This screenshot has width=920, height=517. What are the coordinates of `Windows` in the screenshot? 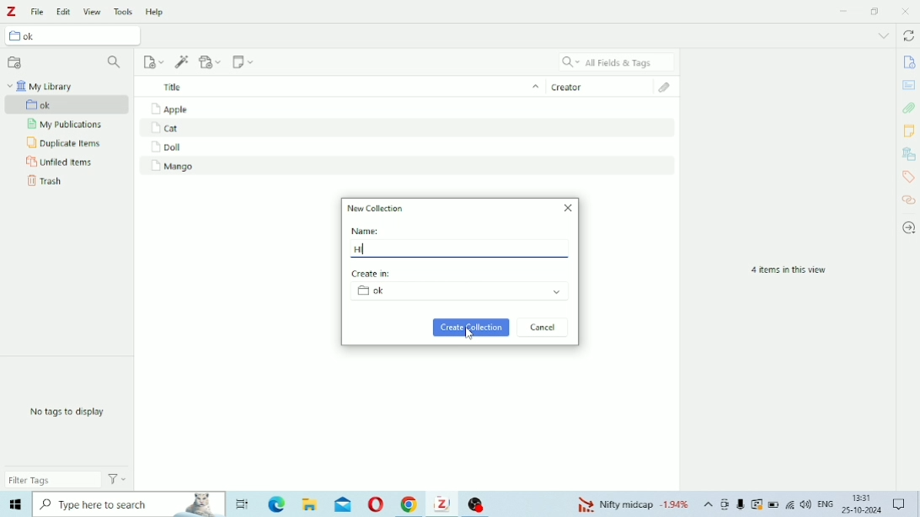 It's located at (15, 504).